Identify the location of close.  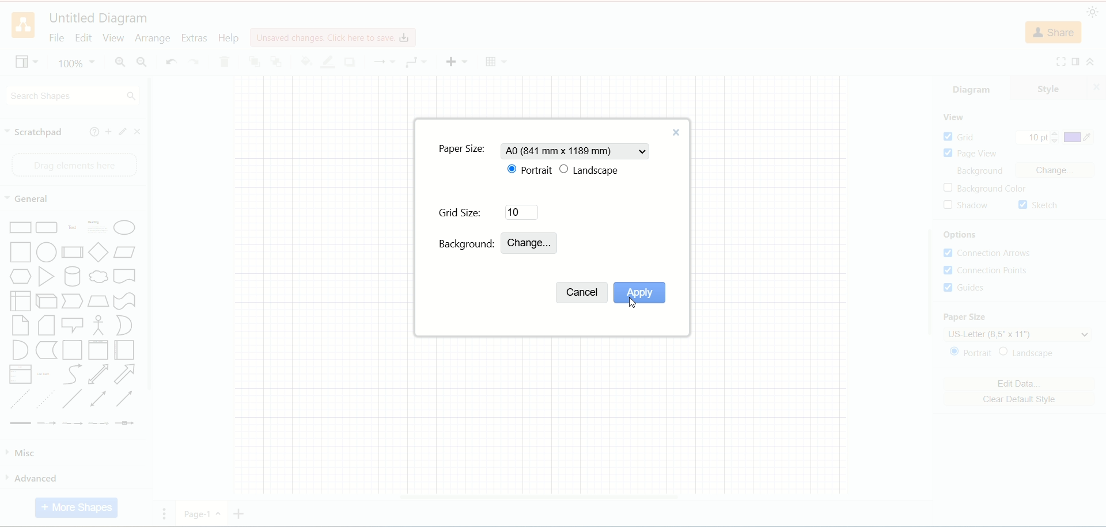
(139, 131).